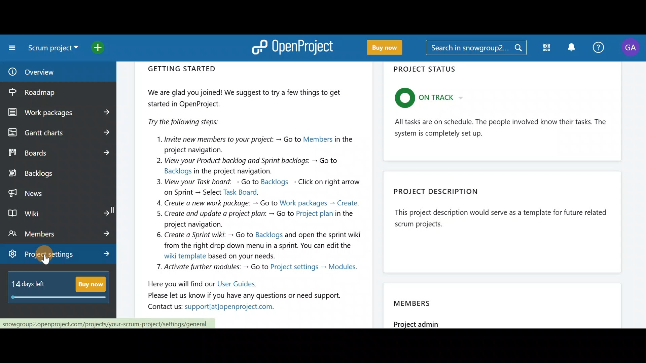 The width and height of the screenshot is (646, 363). I want to click on Boards, so click(58, 153).